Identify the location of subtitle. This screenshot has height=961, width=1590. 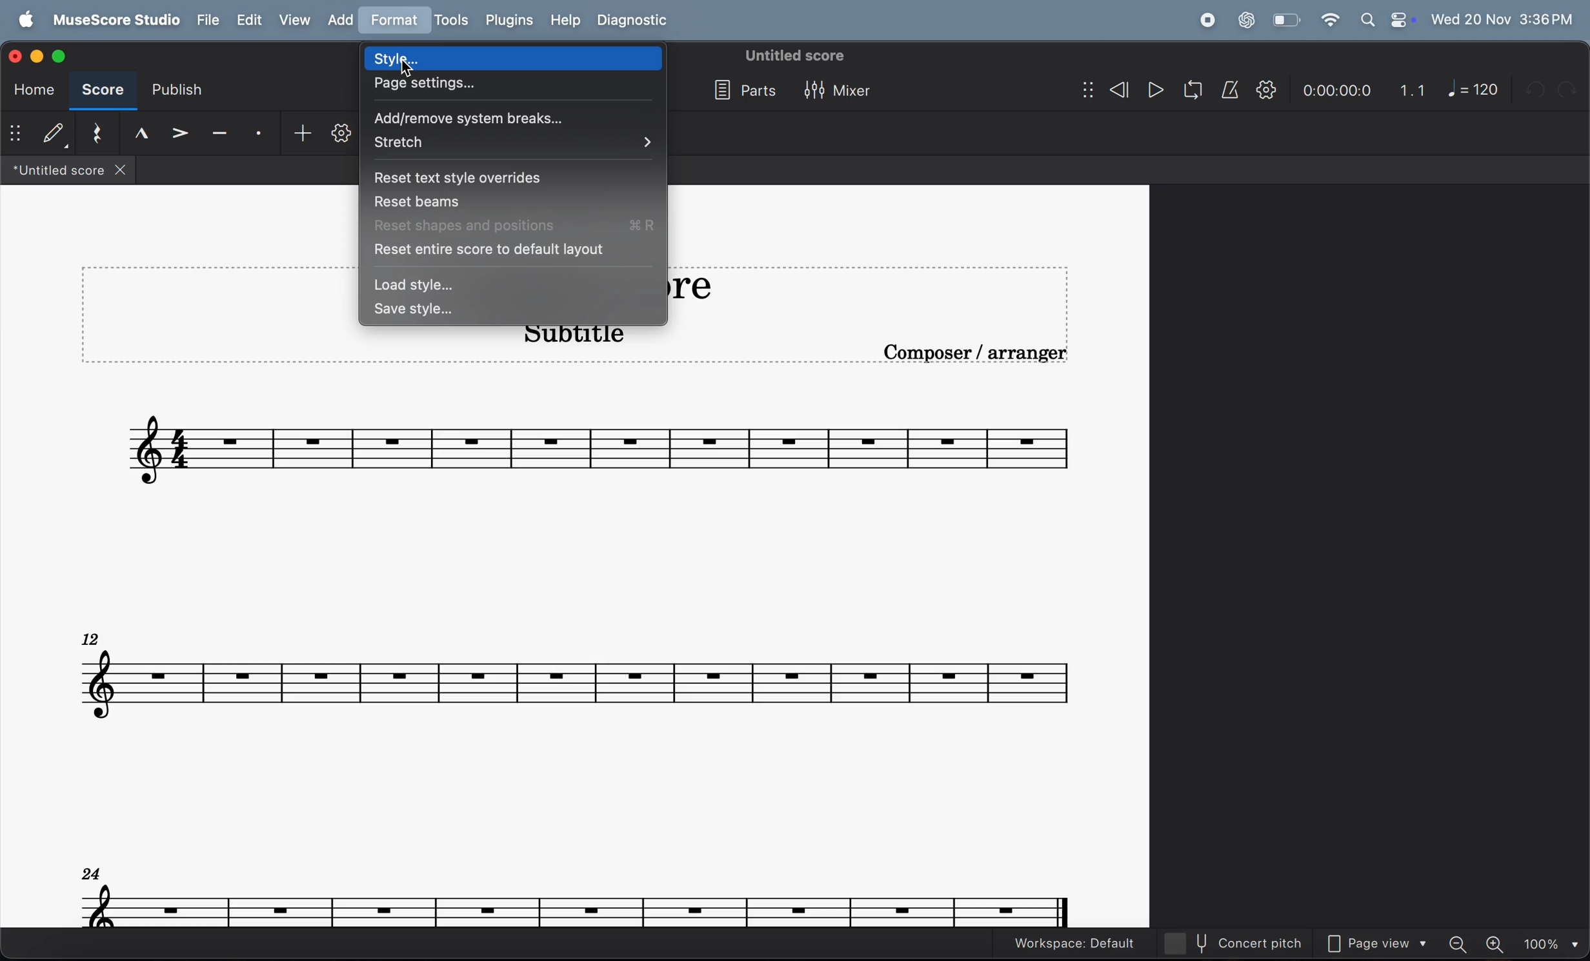
(568, 339).